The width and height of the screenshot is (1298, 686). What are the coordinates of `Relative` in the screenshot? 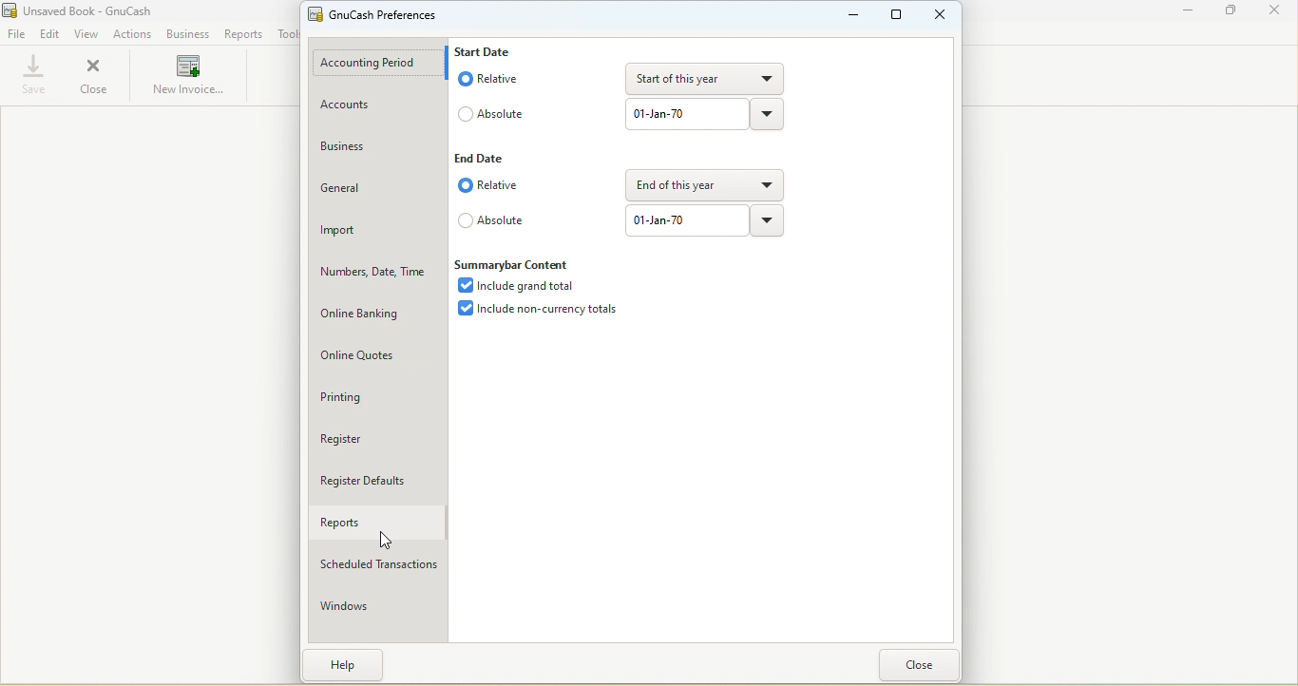 It's located at (492, 182).